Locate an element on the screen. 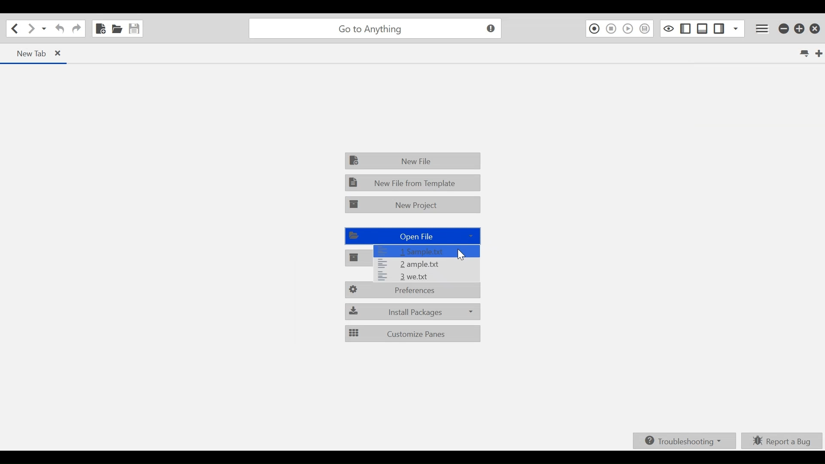 This screenshot has height=464, width=825. minimize is located at coordinates (783, 27).